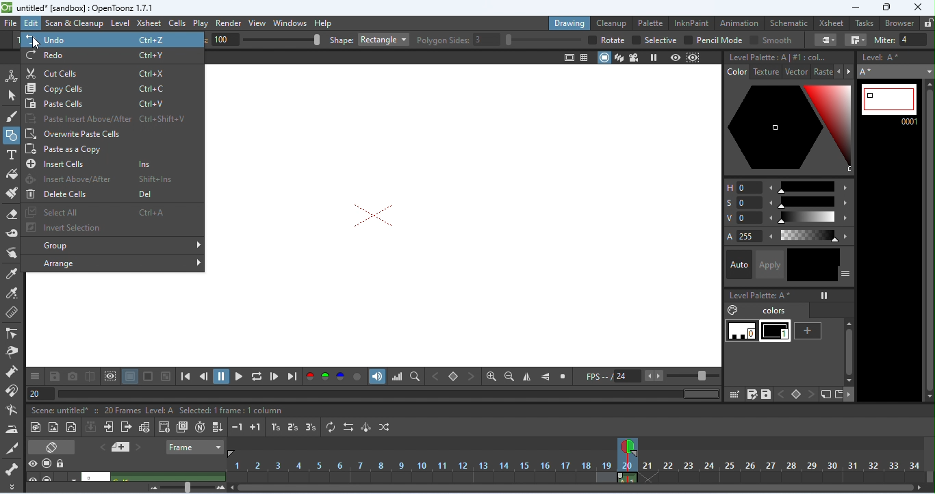 Image resolution: width=935 pixels, height=494 pixels. Describe the element at coordinates (102, 194) in the screenshot. I see `delete cells` at that location.